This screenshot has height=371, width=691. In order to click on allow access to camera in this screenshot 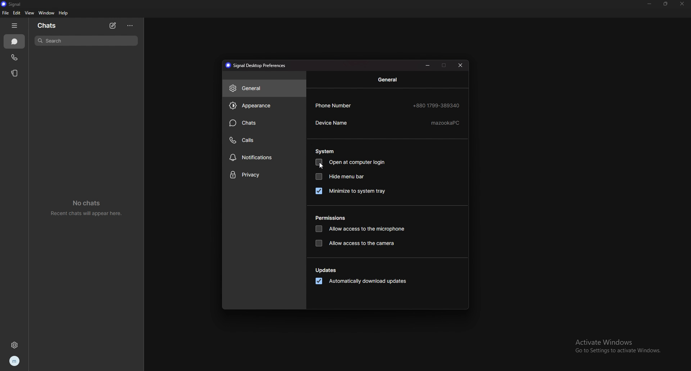, I will do `click(357, 243)`.